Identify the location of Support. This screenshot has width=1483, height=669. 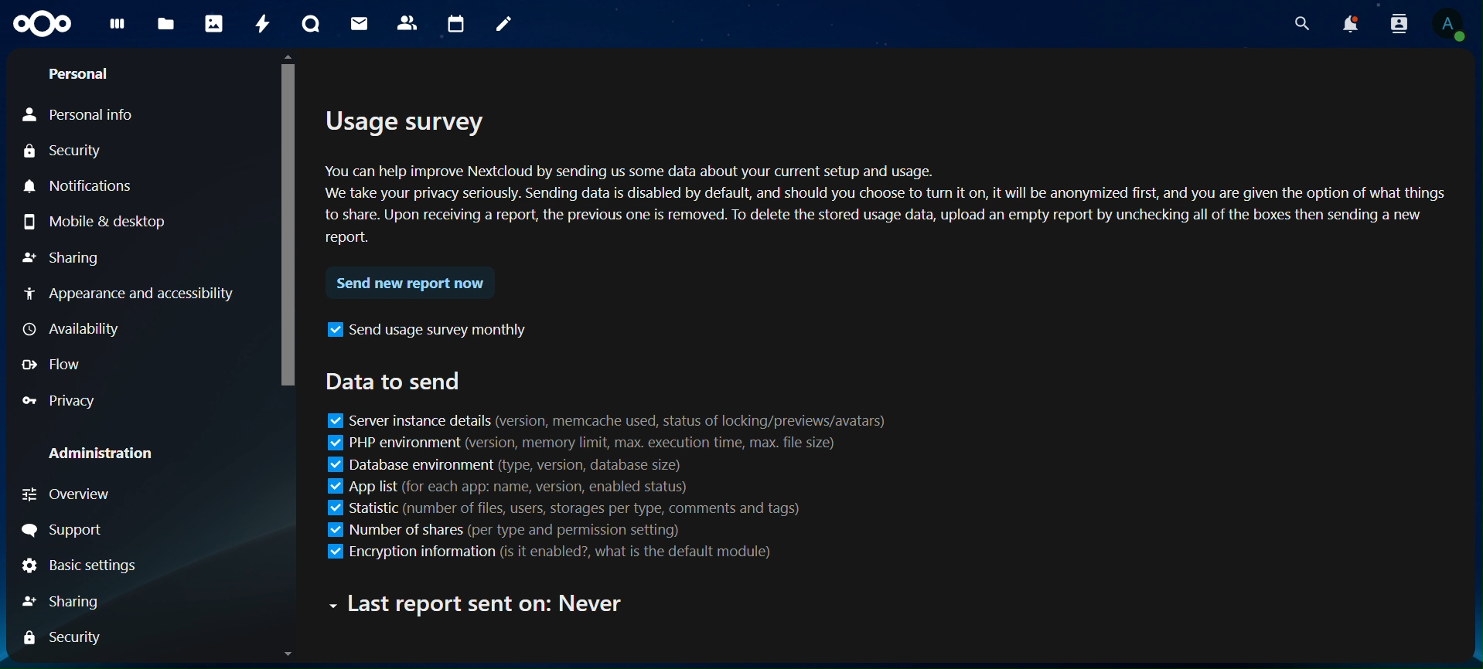
(64, 531).